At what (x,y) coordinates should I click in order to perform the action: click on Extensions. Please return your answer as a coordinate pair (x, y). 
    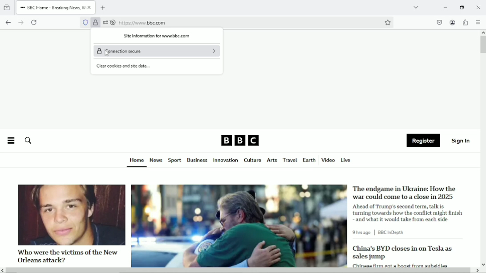
    Looking at the image, I should click on (465, 22).